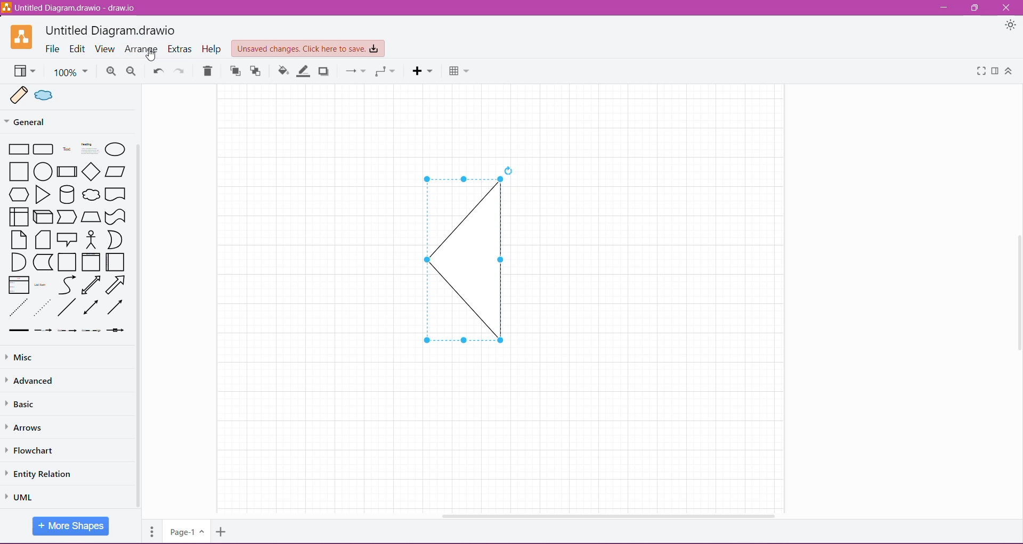  I want to click on Unsaved Changes. Click here to save, so click(307, 48).